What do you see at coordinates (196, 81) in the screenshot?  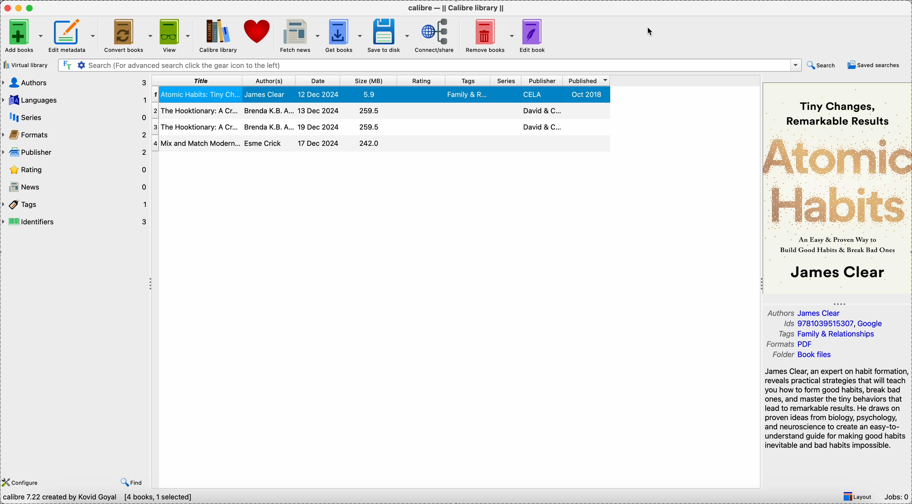 I see `title` at bounding box center [196, 81].